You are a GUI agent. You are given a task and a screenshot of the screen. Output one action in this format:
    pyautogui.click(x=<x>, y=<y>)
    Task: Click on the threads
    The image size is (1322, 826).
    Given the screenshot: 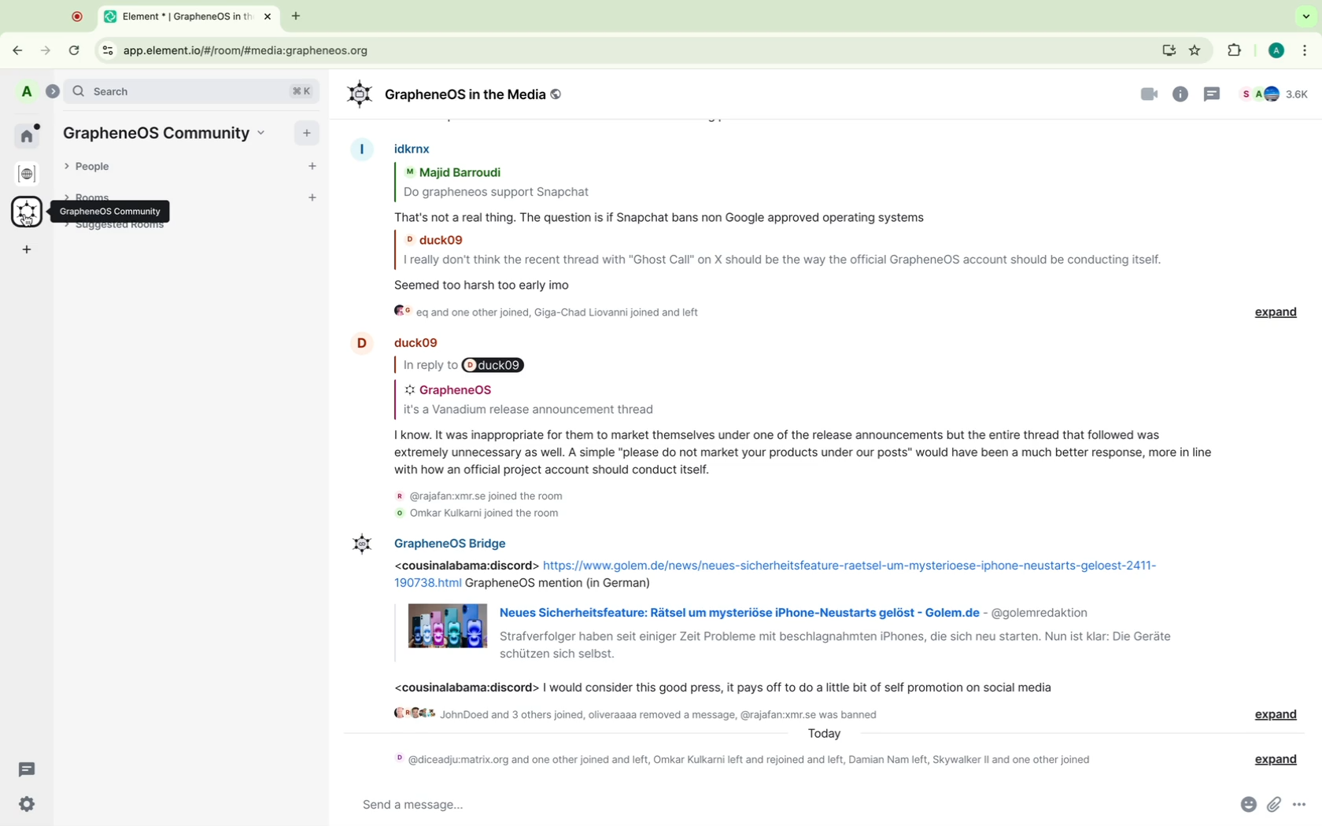 What is the action you would take?
    pyautogui.click(x=1213, y=93)
    